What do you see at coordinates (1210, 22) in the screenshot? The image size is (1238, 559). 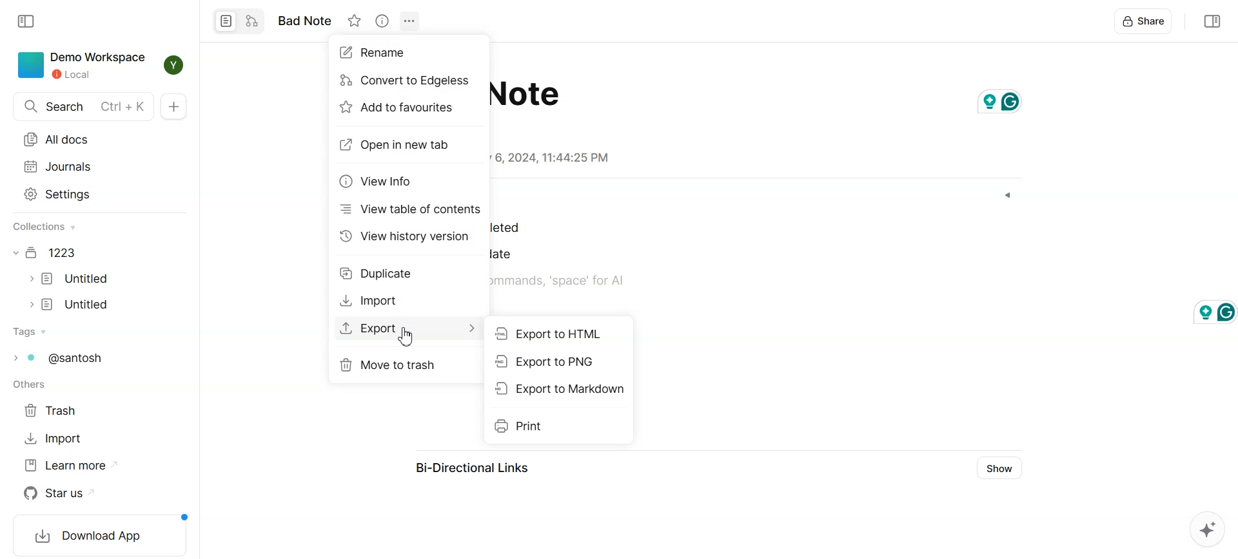 I see `Collapse sidebar` at bounding box center [1210, 22].